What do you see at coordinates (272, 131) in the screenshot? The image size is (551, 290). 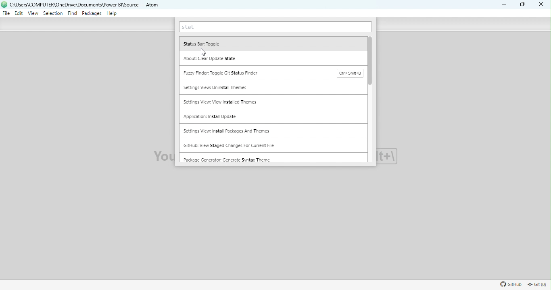 I see `Settings view: Install packages and themes` at bounding box center [272, 131].